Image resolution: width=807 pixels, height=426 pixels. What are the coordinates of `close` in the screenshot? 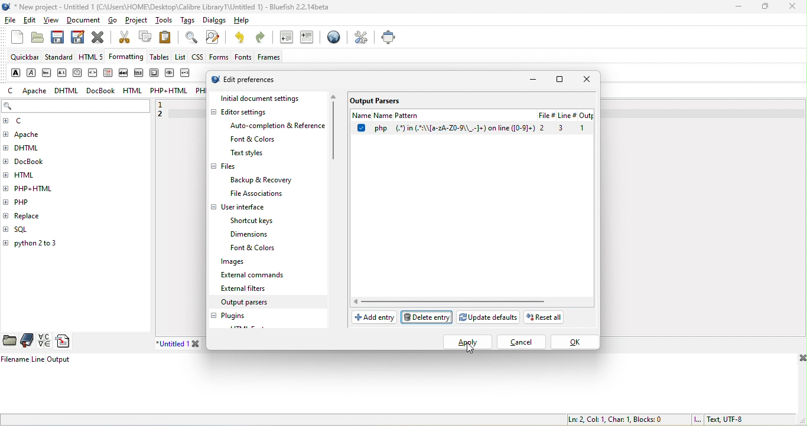 It's located at (801, 359).